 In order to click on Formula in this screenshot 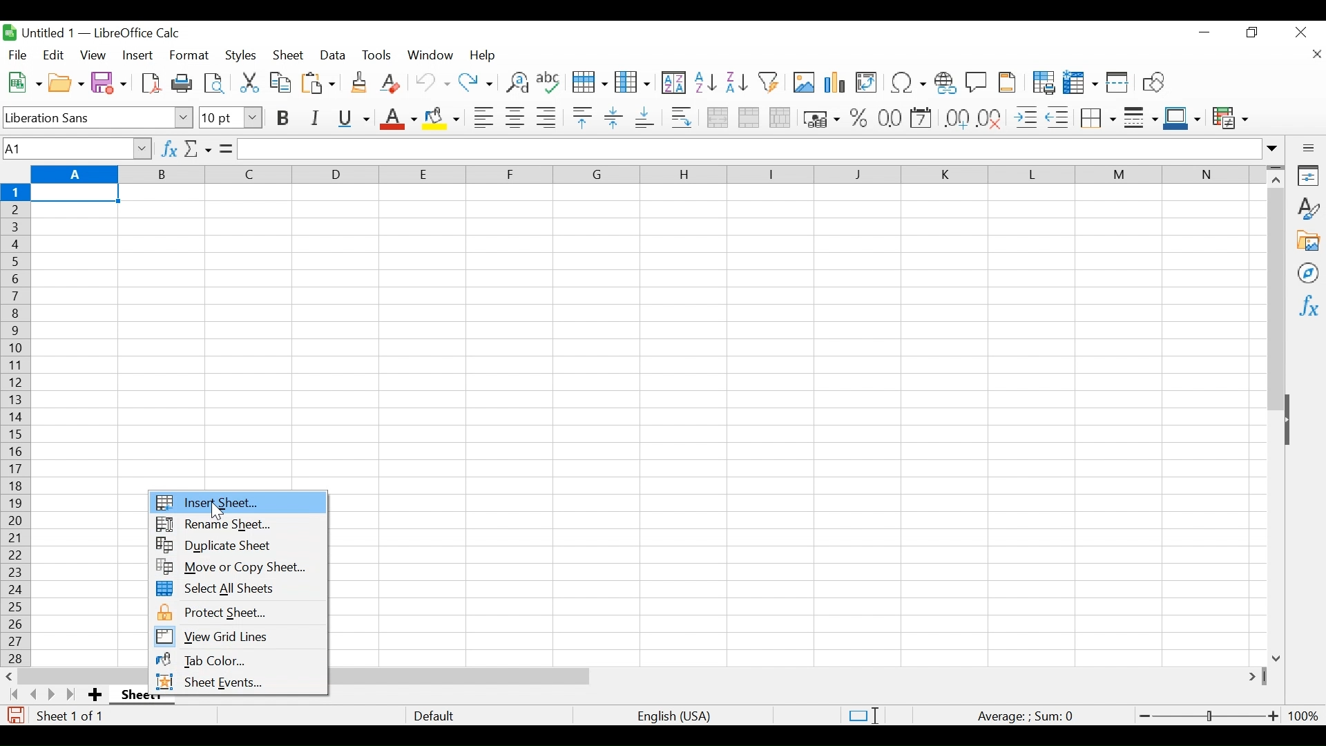, I will do `click(1030, 714)`.